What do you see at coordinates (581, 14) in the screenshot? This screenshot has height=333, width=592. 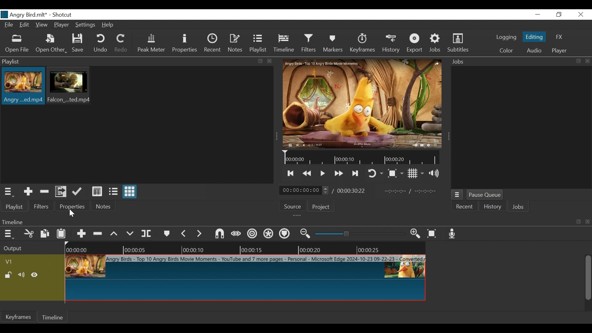 I see `Close` at bounding box center [581, 14].